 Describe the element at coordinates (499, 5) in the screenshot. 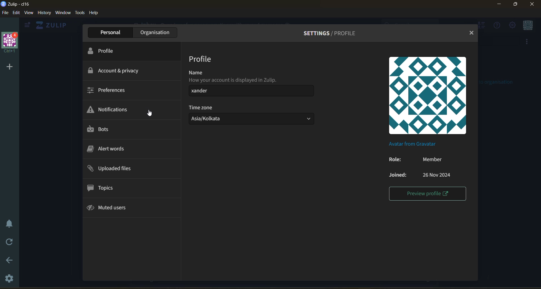

I see `Minimize` at that location.